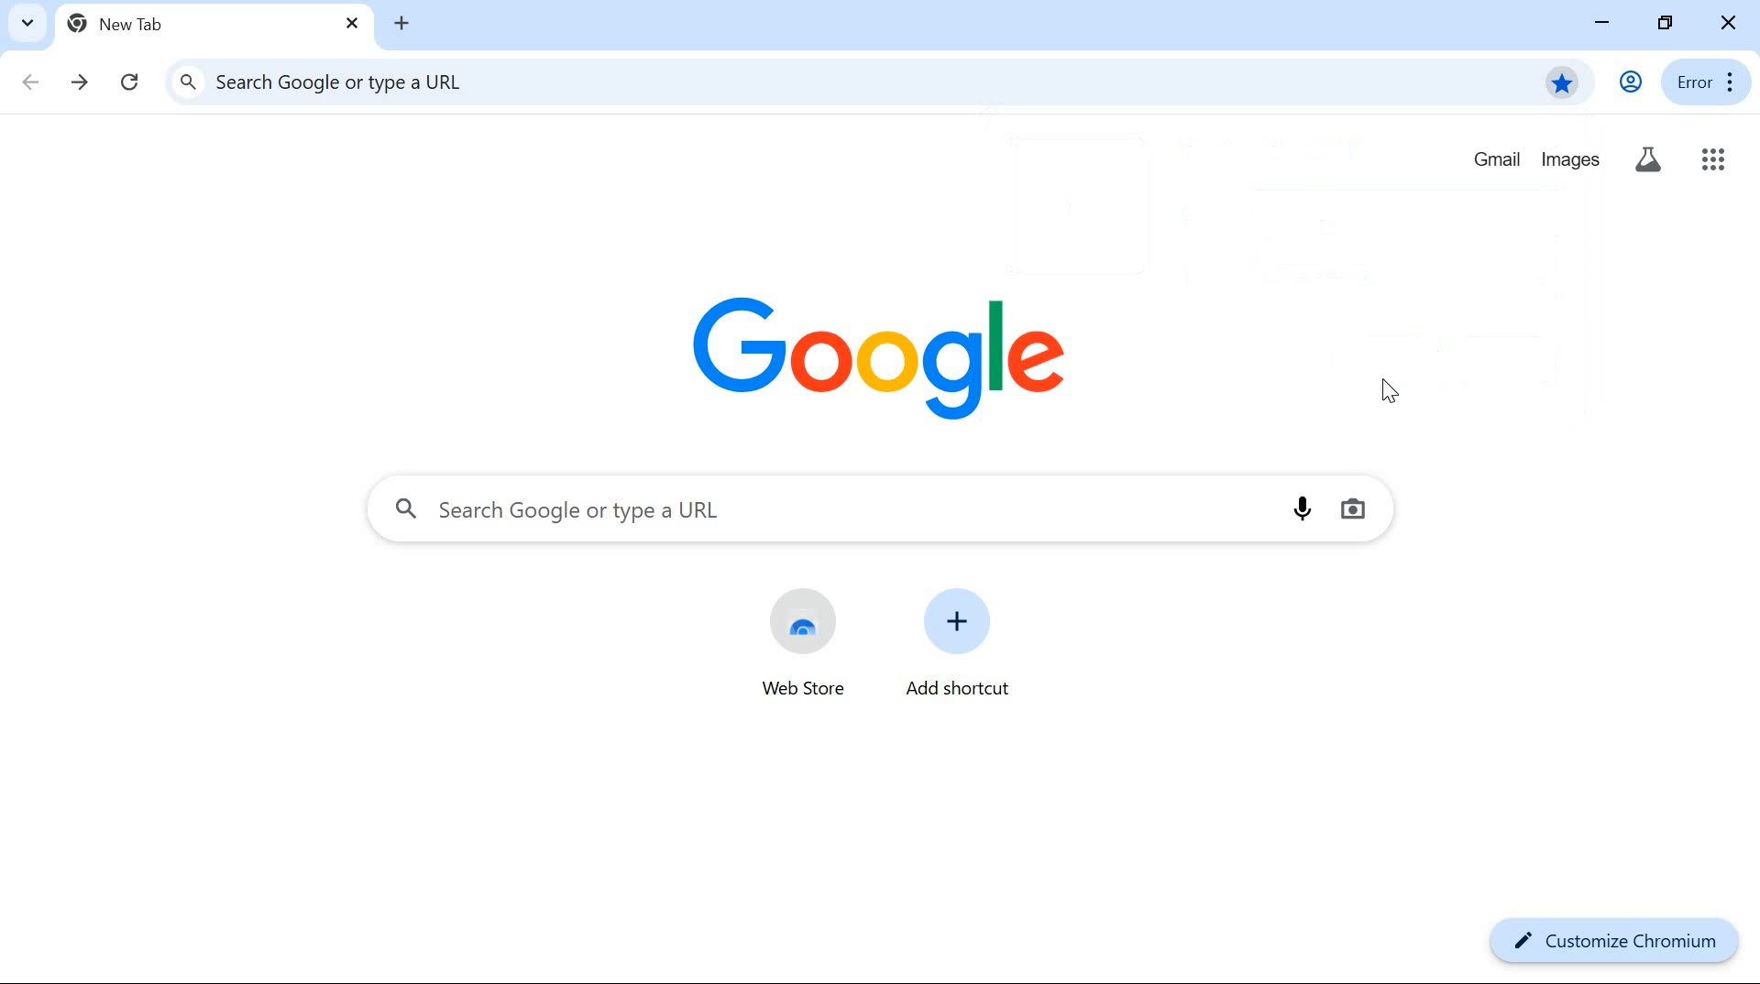 This screenshot has width=1760, height=984. What do you see at coordinates (134, 82) in the screenshot?
I see `refresh` at bounding box center [134, 82].